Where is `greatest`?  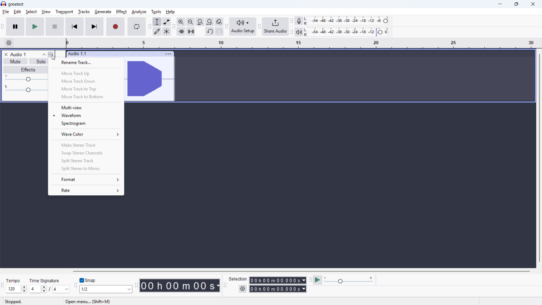
greatest is located at coordinates (16, 5).